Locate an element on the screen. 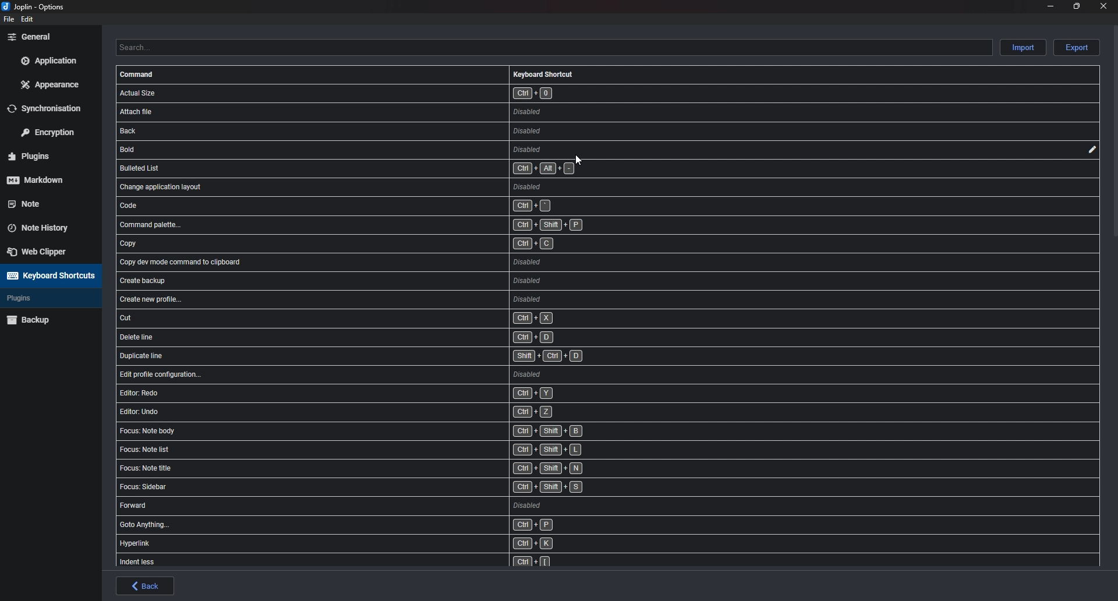 The image size is (1118, 601). edit is located at coordinates (1091, 150).